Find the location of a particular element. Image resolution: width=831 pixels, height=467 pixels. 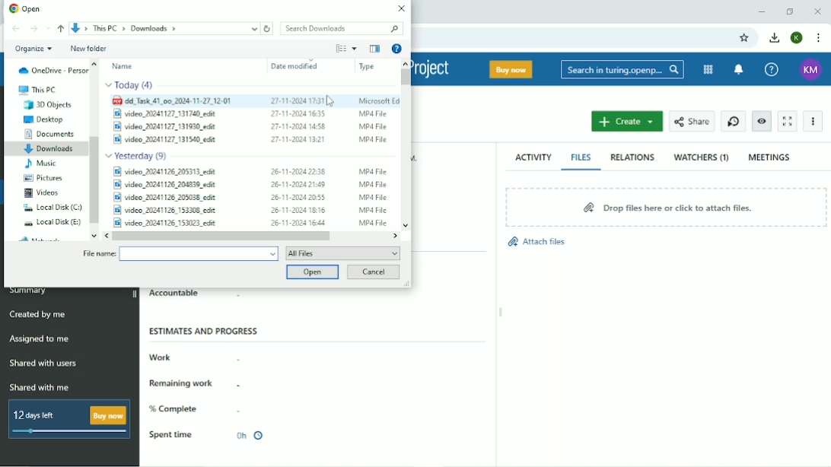

Create is located at coordinates (628, 121).